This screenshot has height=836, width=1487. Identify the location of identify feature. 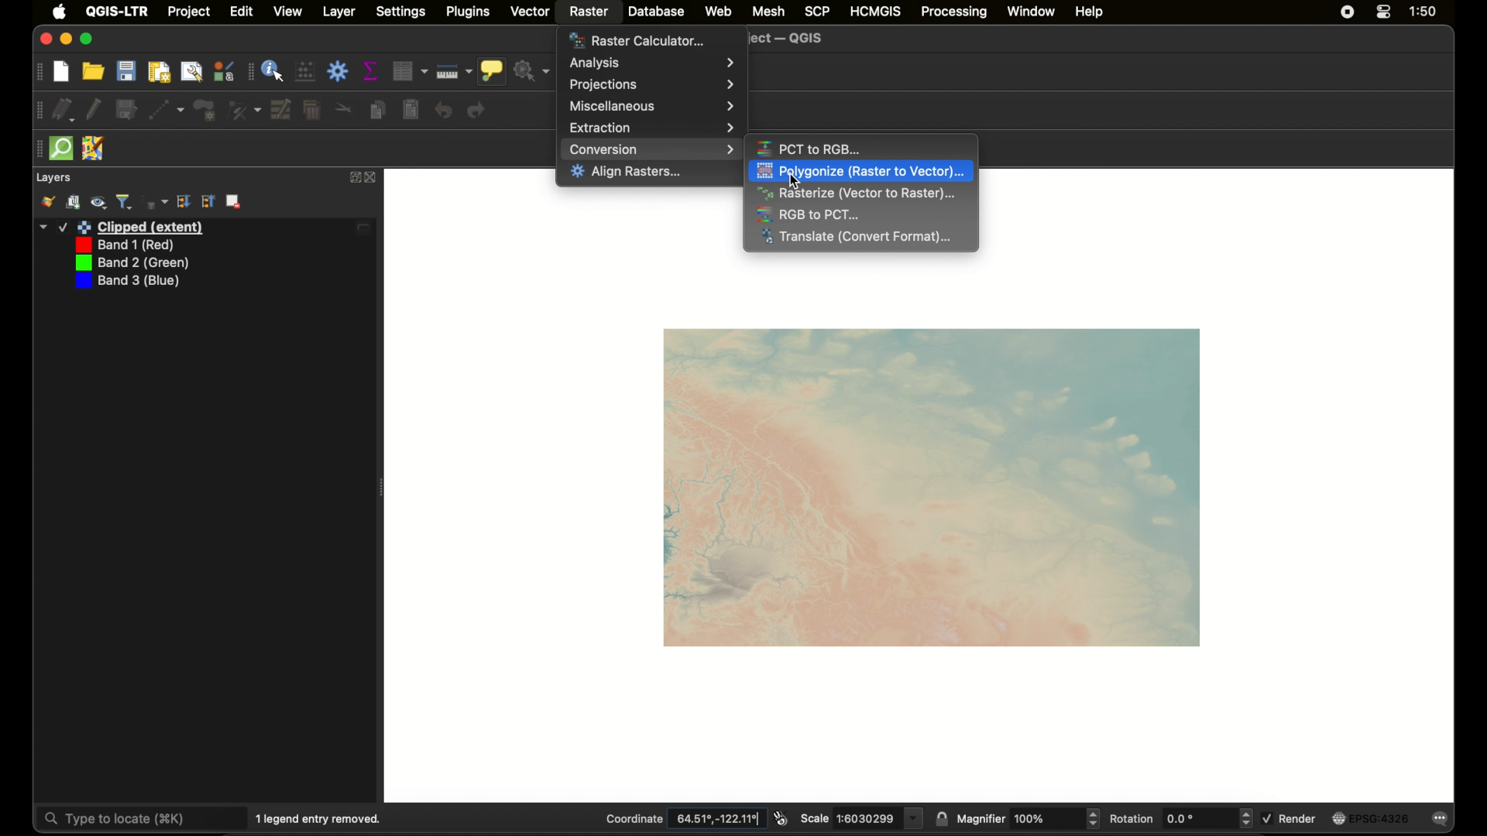
(274, 70).